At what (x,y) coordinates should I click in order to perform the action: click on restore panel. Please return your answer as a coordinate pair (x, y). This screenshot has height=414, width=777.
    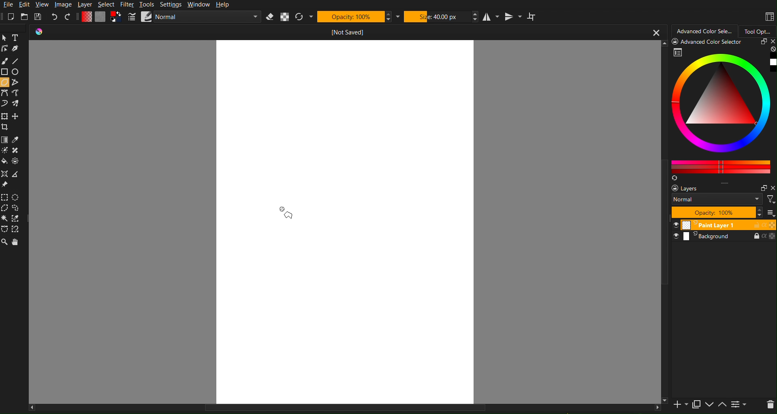
    Looking at the image, I should click on (762, 188).